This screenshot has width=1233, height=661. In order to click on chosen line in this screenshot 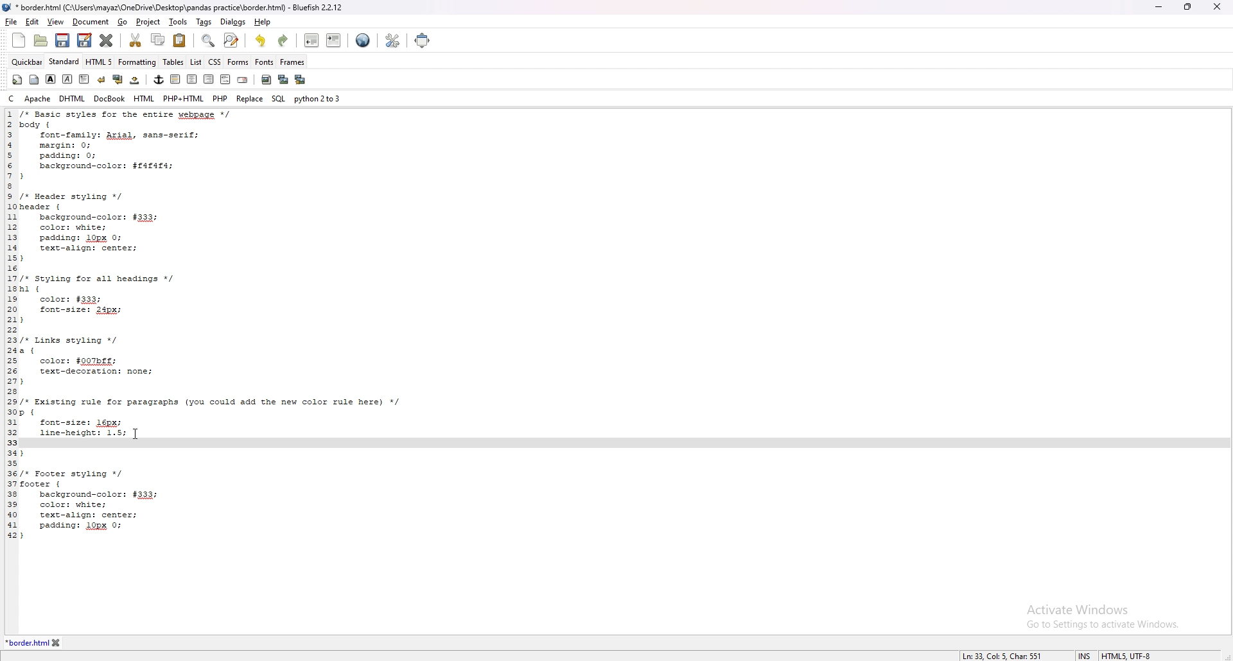, I will do `click(92, 433)`.